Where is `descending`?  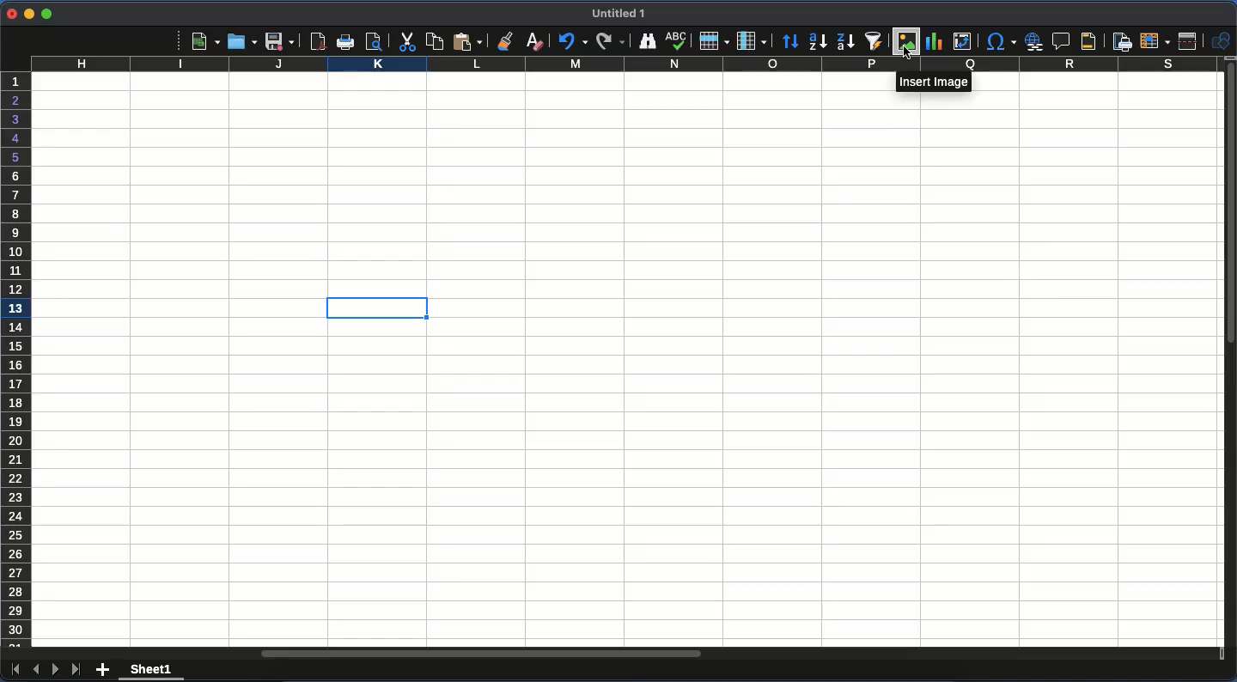 descending is located at coordinates (844, 42).